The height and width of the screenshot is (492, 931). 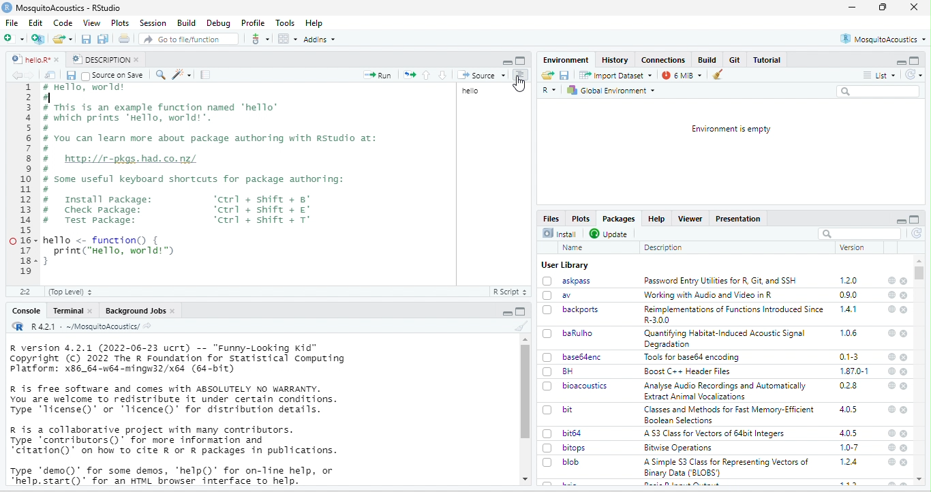 I want to click on Git, so click(x=735, y=60).